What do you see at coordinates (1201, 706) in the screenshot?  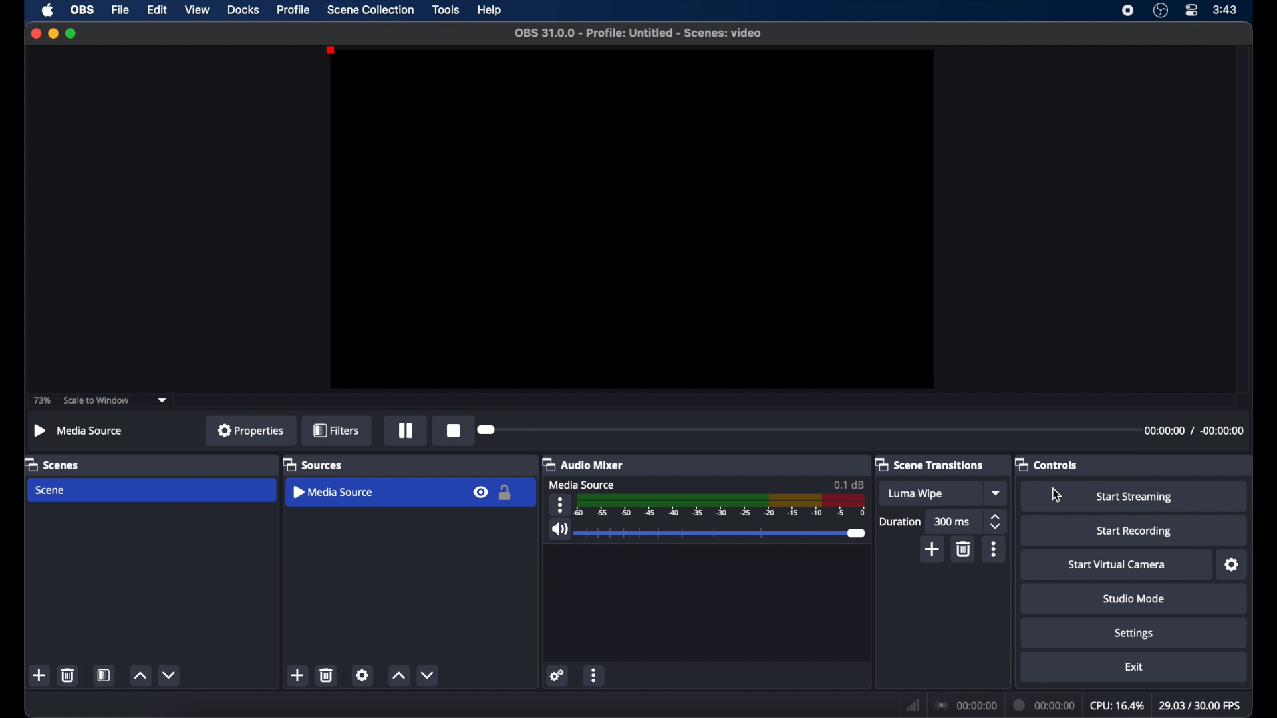 I see `29.03/30.00 fps` at bounding box center [1201, 706].